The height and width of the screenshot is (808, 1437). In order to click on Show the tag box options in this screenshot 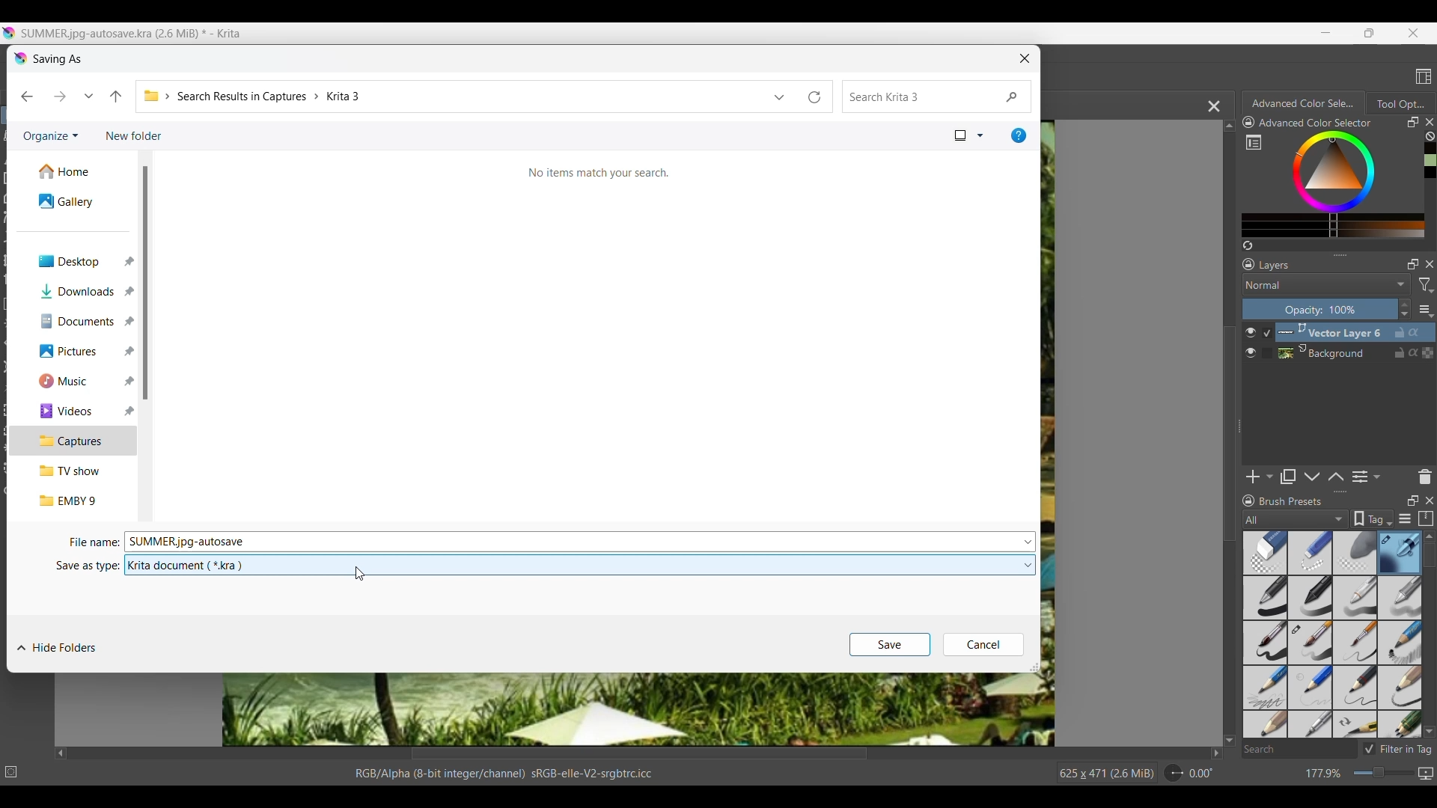, I will do `click(1372, 518)`.